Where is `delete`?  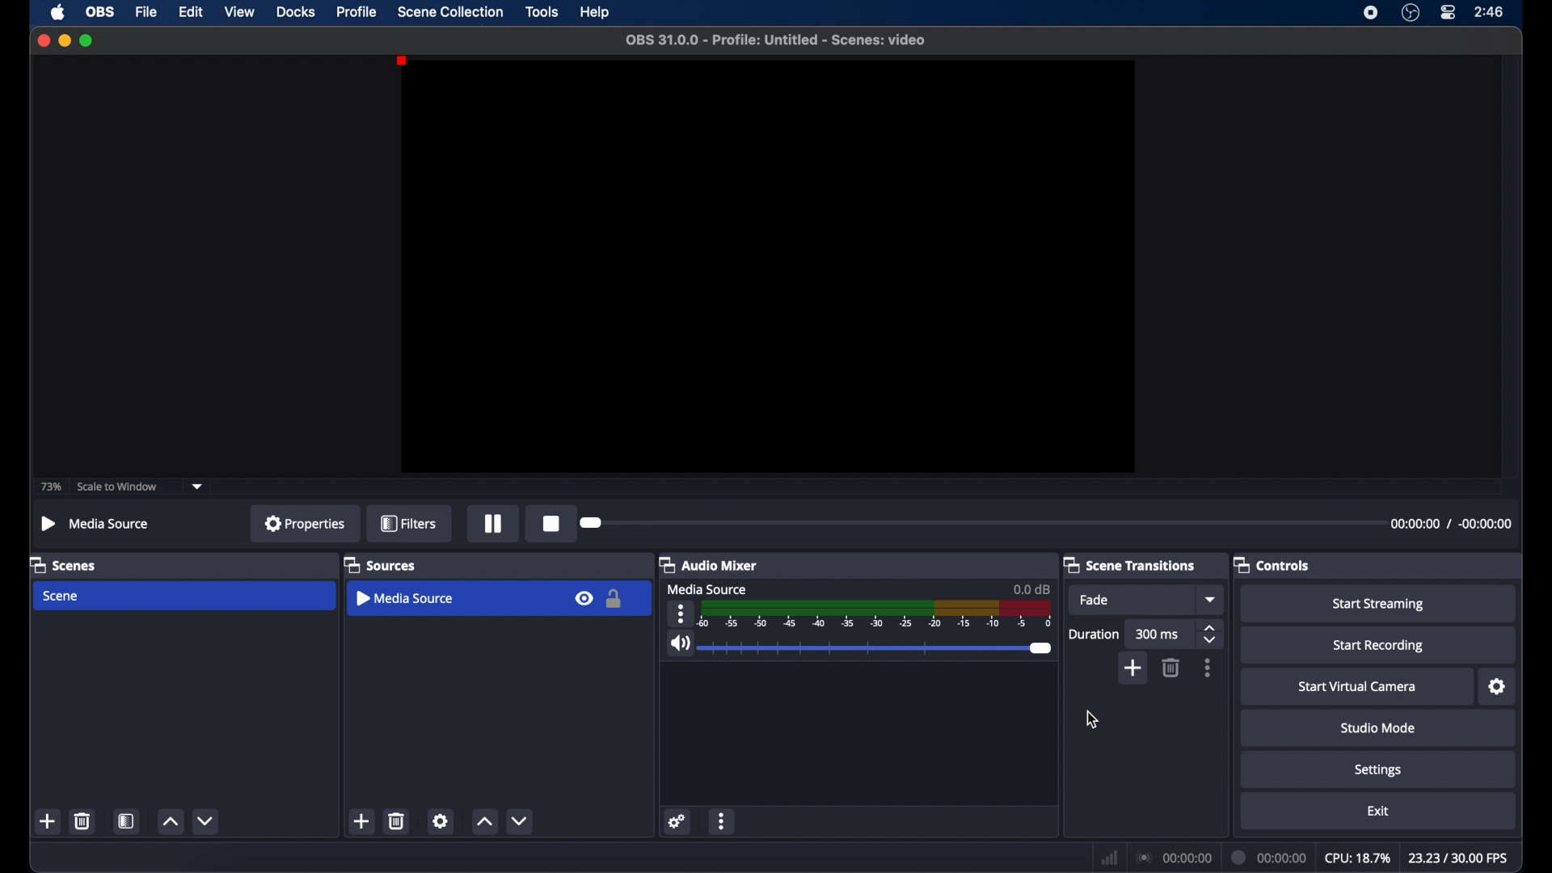 delete is located at coordinates (83, 820).